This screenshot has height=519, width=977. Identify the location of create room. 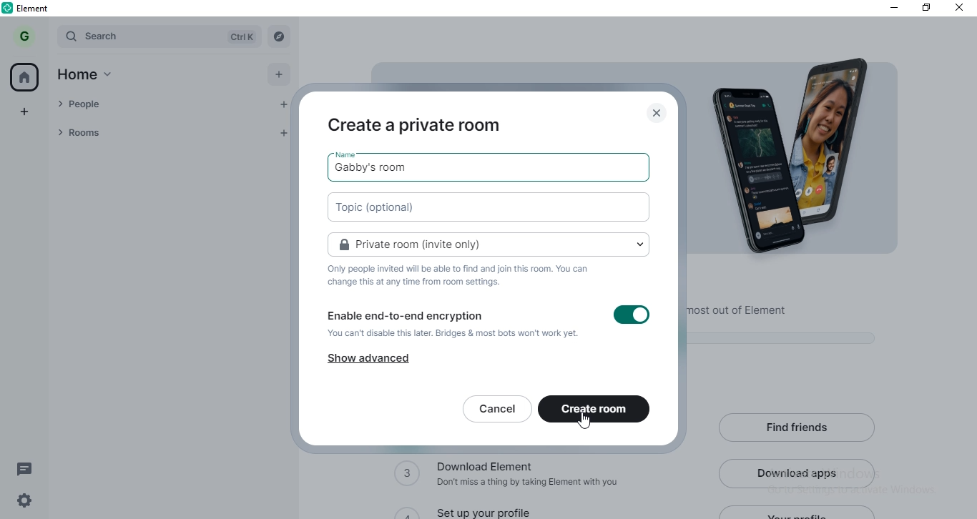
(596, 401).